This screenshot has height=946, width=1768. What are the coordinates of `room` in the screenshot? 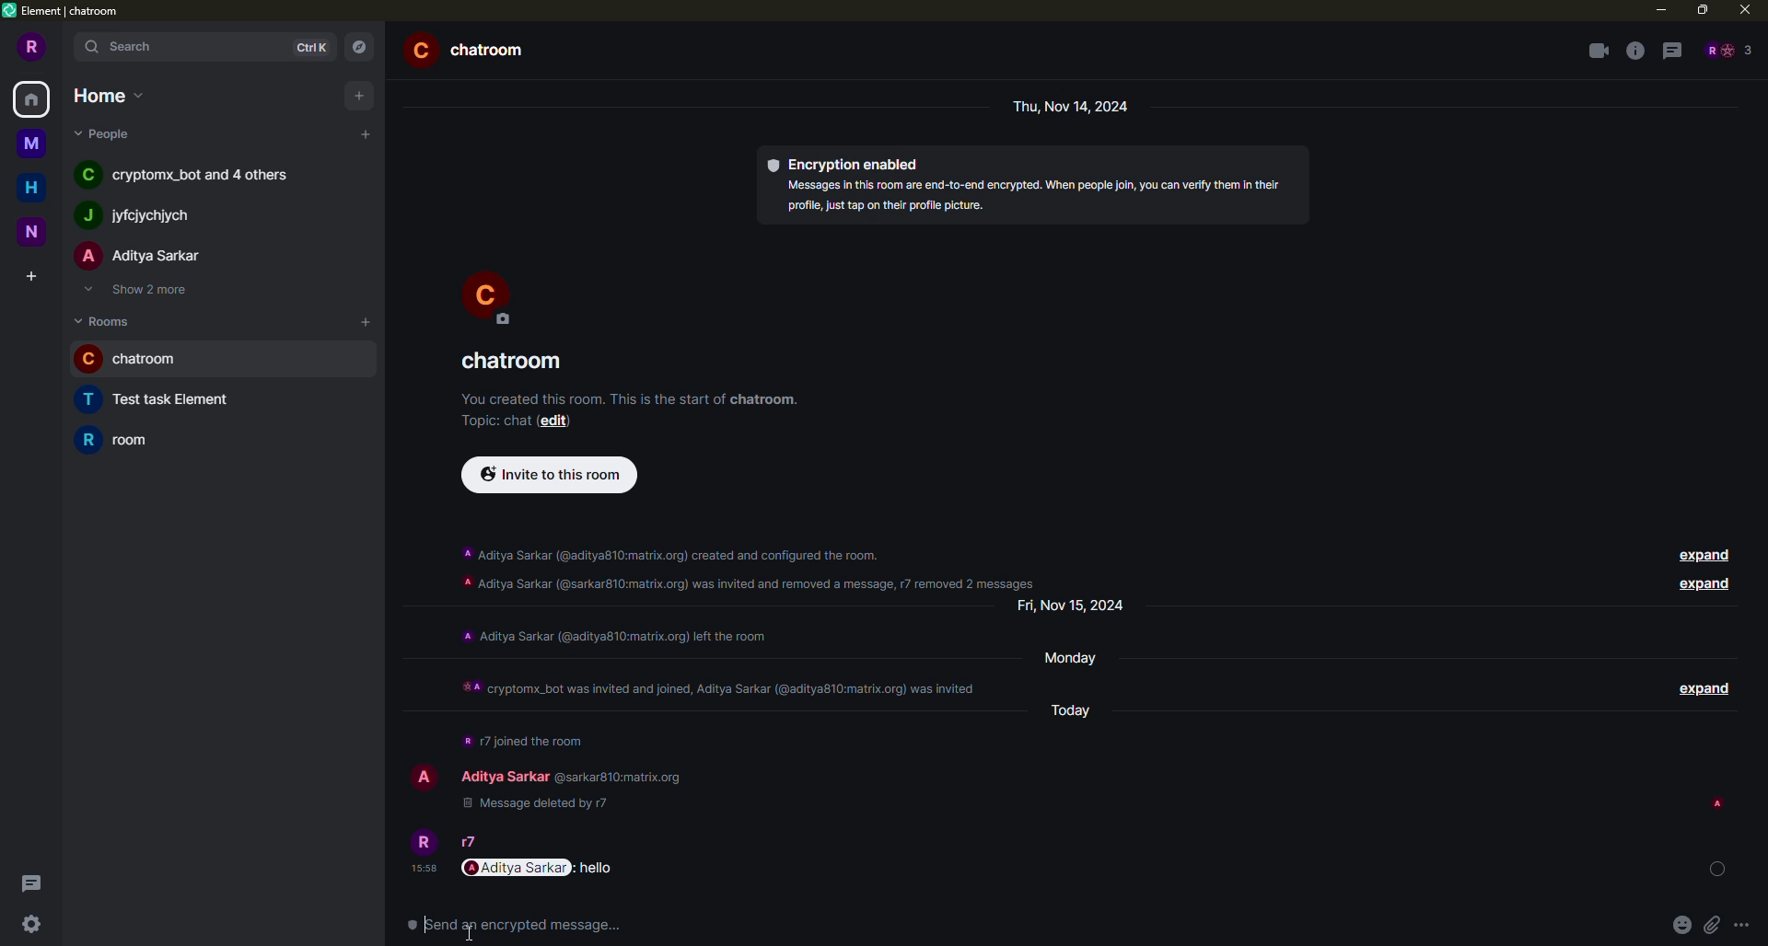 It's located at (168, 400).